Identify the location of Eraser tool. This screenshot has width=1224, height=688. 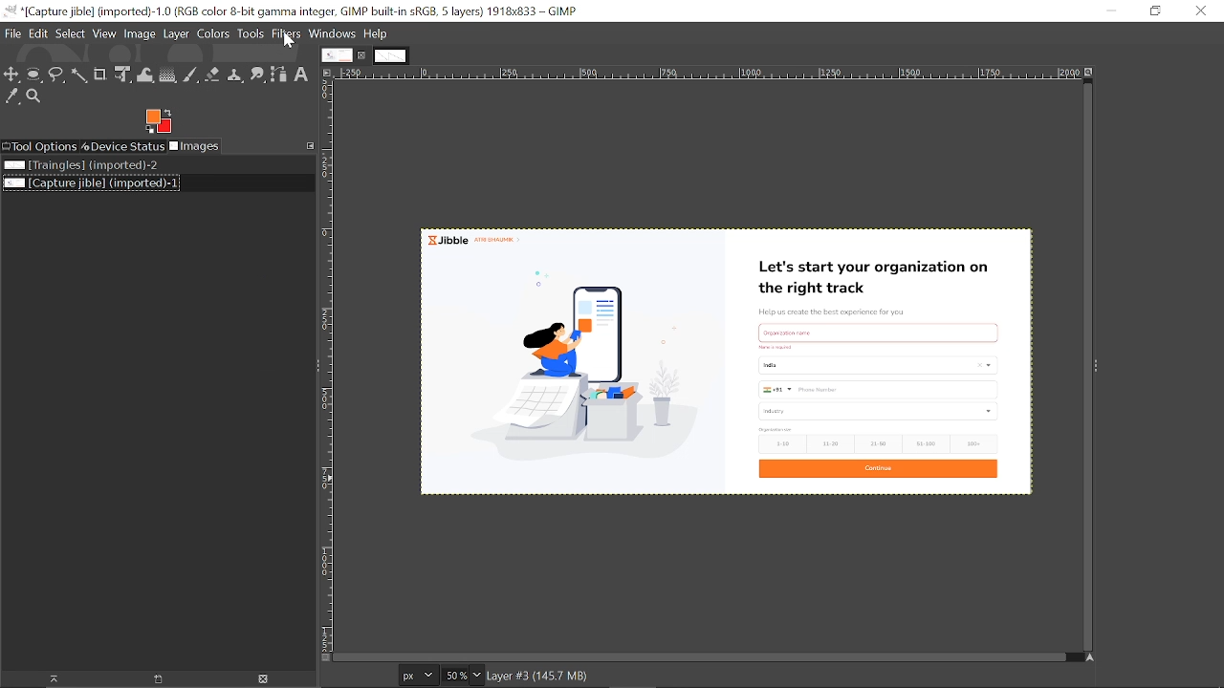
(212, 75).